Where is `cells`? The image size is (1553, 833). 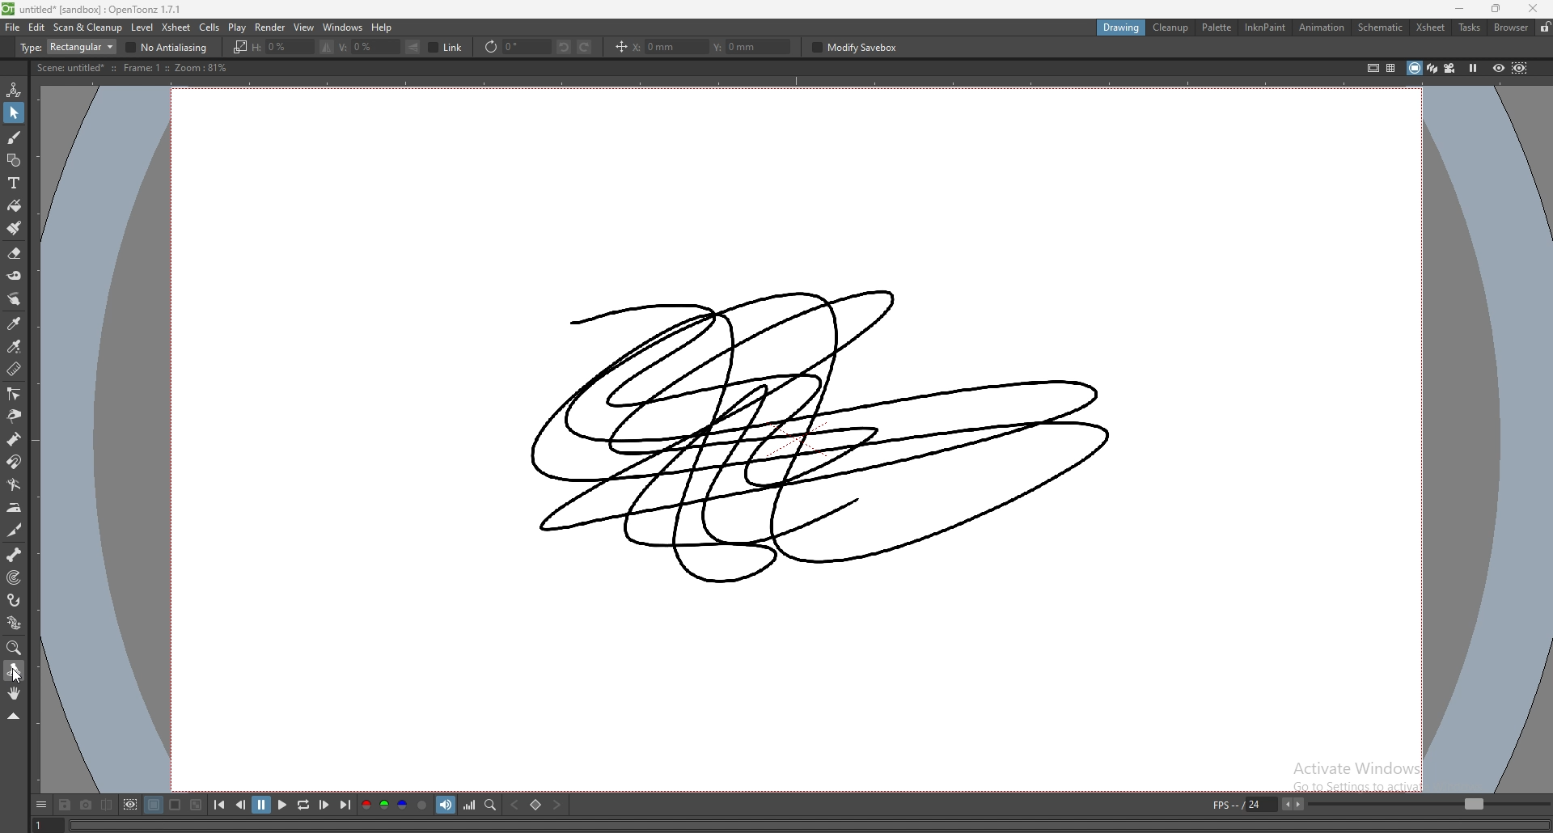
cells is located at coordinates (210, 27).